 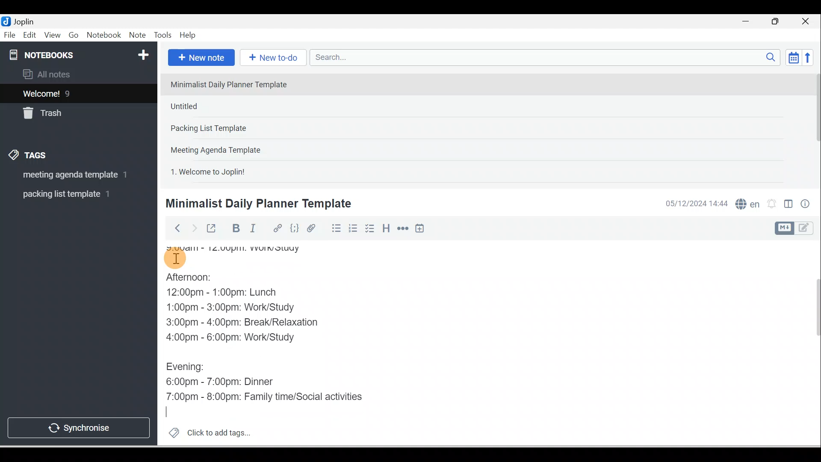 What do you see at coordinates (72, 92) in the screenshot?
I see `Notes` at bounding box center [72, 92].